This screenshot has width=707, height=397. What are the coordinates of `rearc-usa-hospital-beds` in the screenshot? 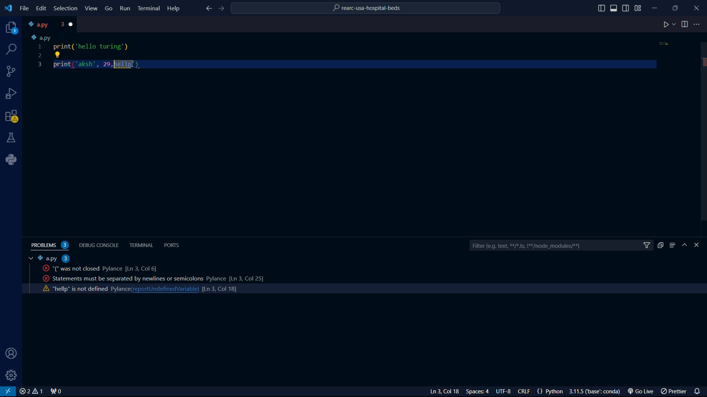 It's located at (366, 9).